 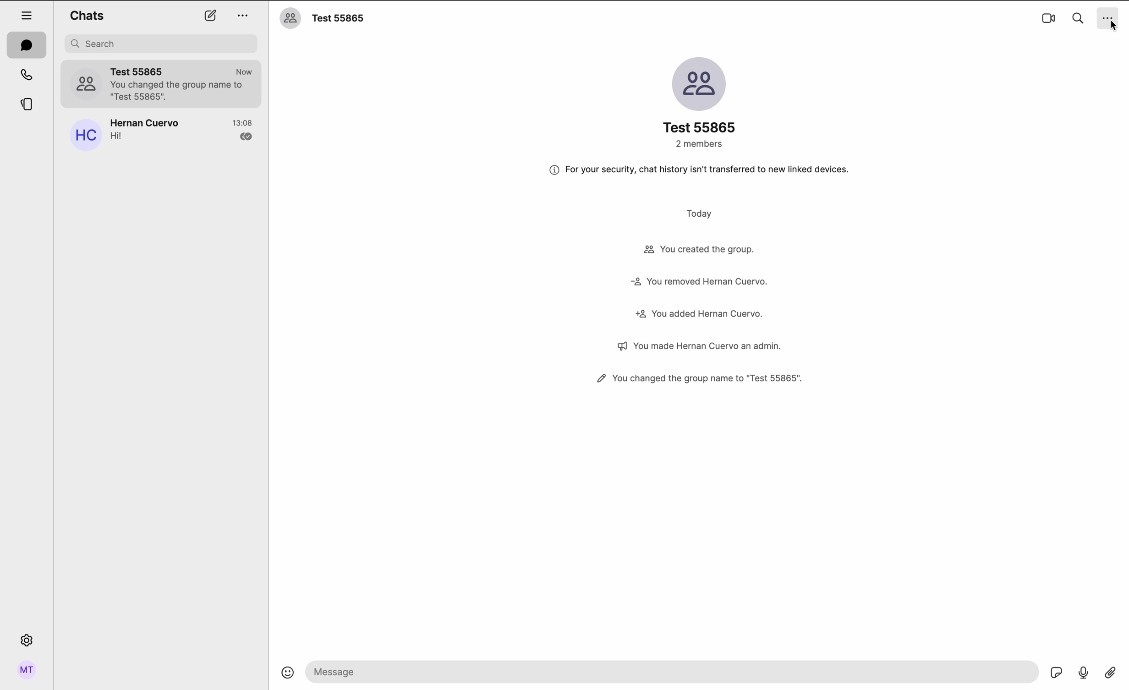 What do you see at coordinates (1047, 21) in the screenshot?
I see `video call` at bounding box center [1047, 21].